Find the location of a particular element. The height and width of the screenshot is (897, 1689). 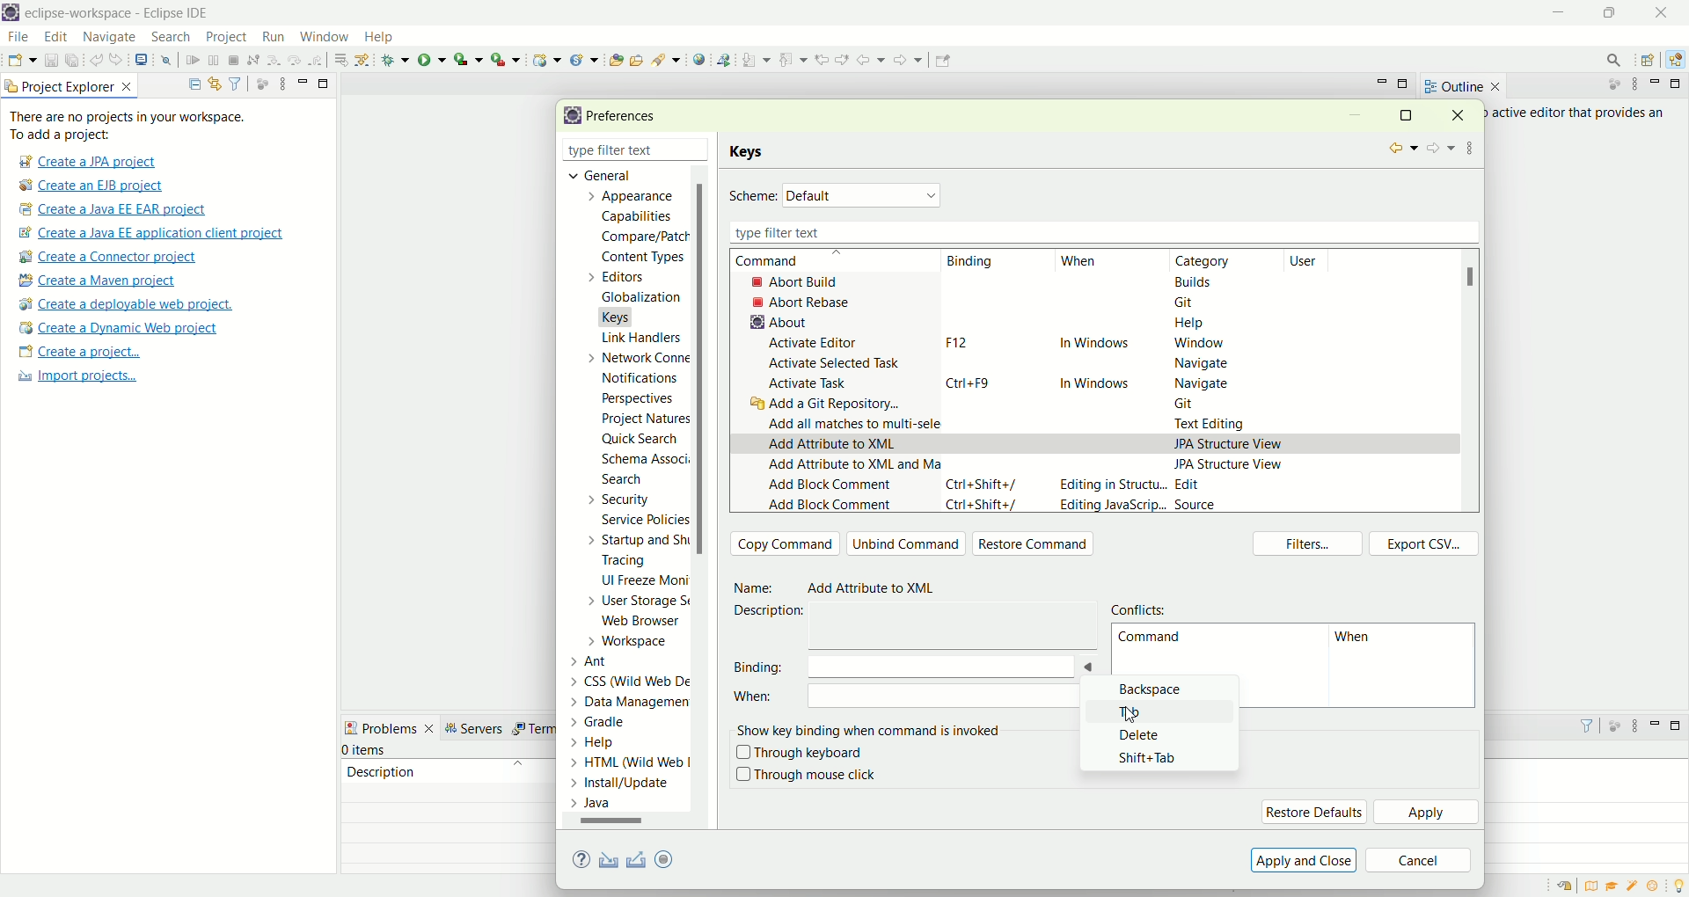

add block comment is located at coordinates (830, 487).